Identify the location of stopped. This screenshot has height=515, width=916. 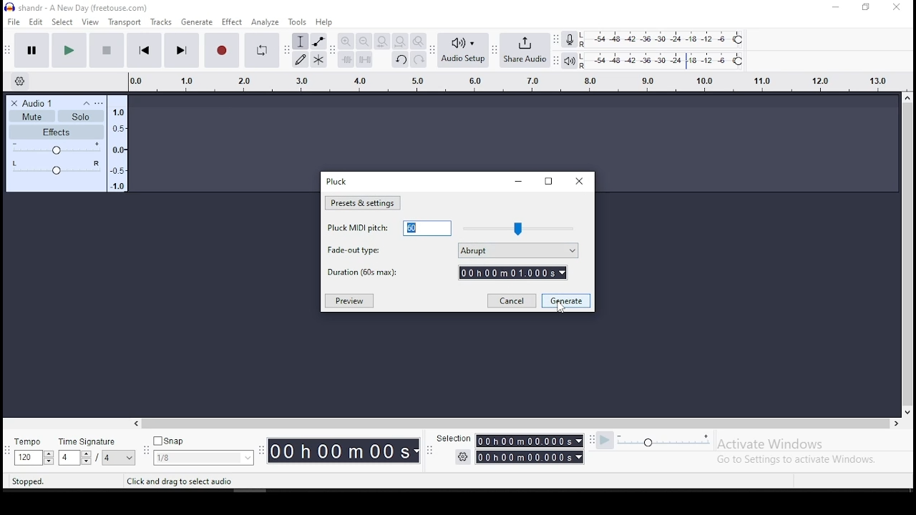
(29, 482).